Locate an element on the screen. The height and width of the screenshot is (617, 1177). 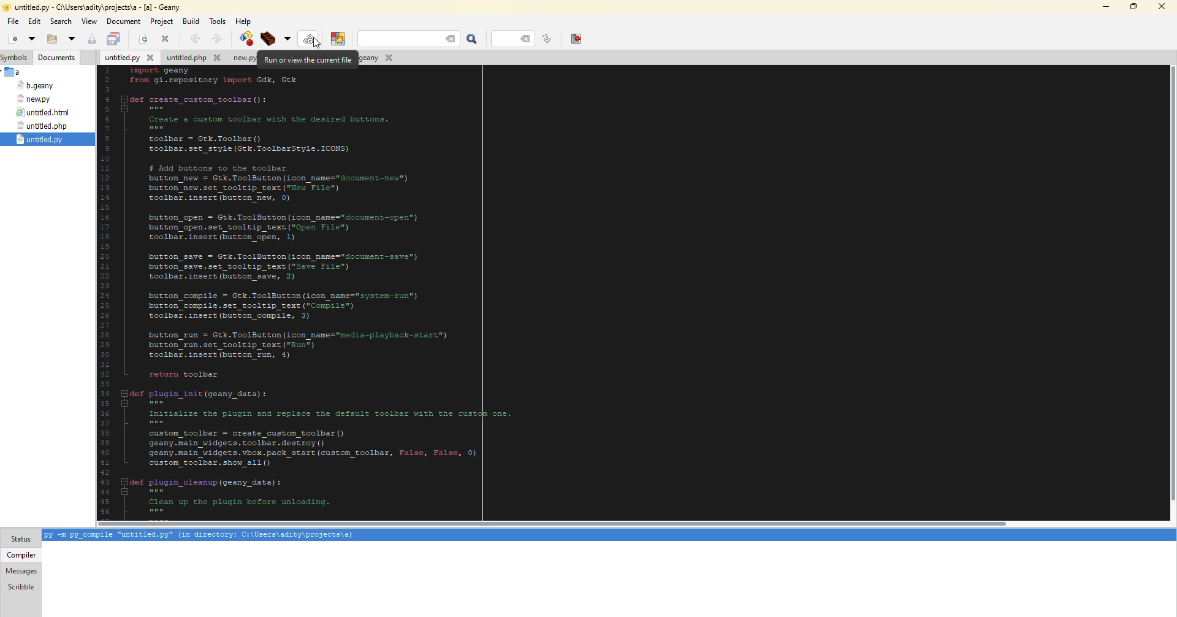
file is located at coordinates (41, 139).